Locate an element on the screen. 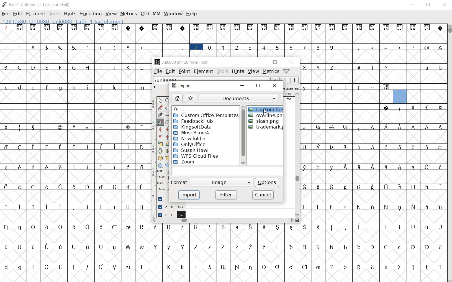 The image size is (452, 282). glyph is located at coordinates (345, 28).